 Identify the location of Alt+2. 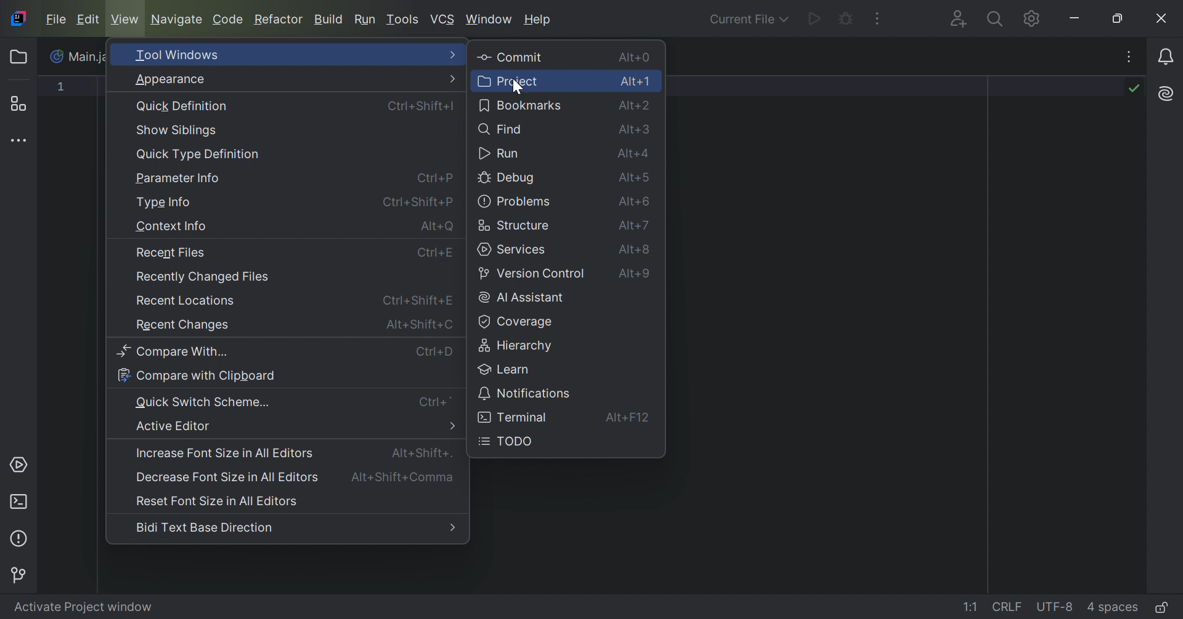
(636, 105).